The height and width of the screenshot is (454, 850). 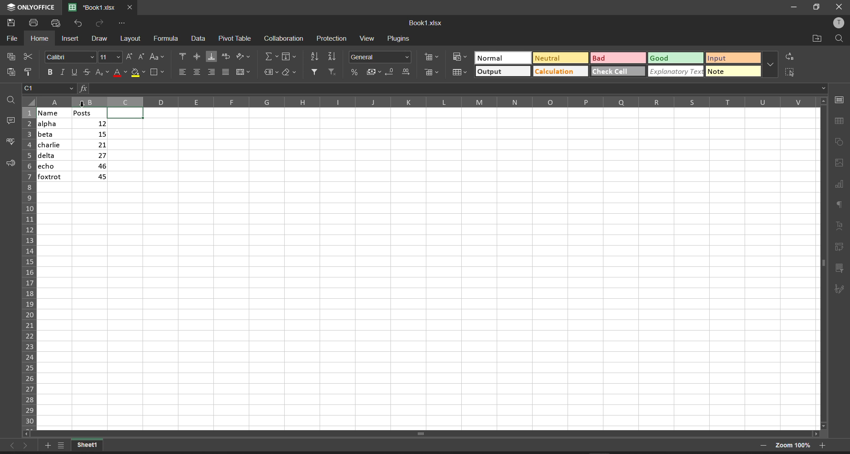 What do you see at coordinates (381, 57) in the screenshot?
I see `number format` at bounding box center [381, 57].